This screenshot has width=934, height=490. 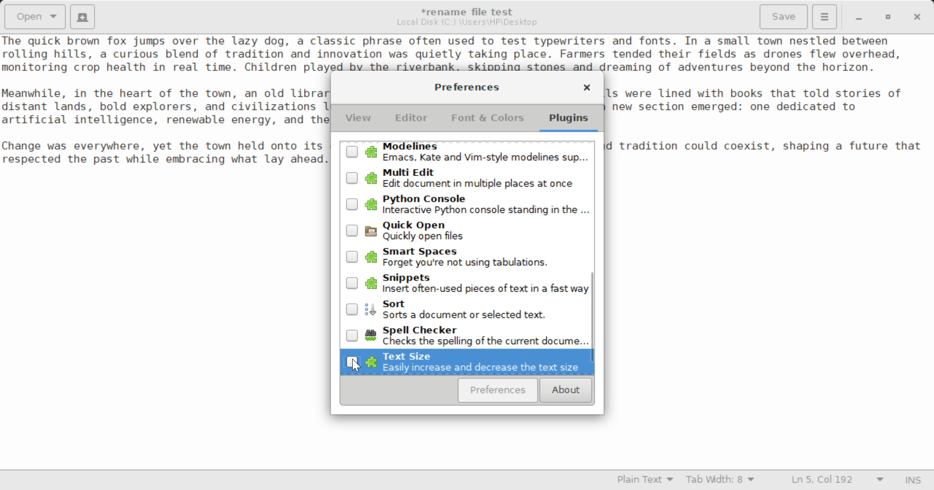 I want to click on File Name , so click(x=470, y=10).